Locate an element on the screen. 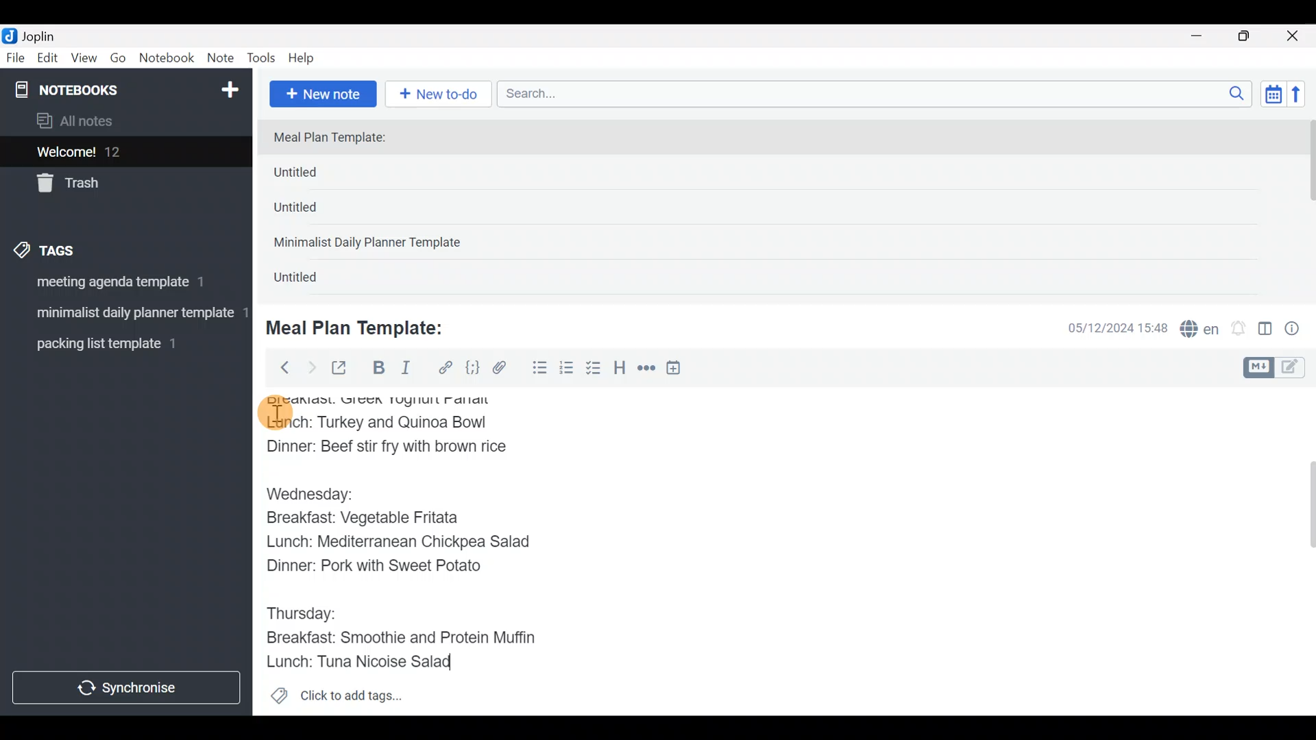 The height and width of the screenshot is (740, 1316). Meal Plan Template: is located at coordinates (338, 138).